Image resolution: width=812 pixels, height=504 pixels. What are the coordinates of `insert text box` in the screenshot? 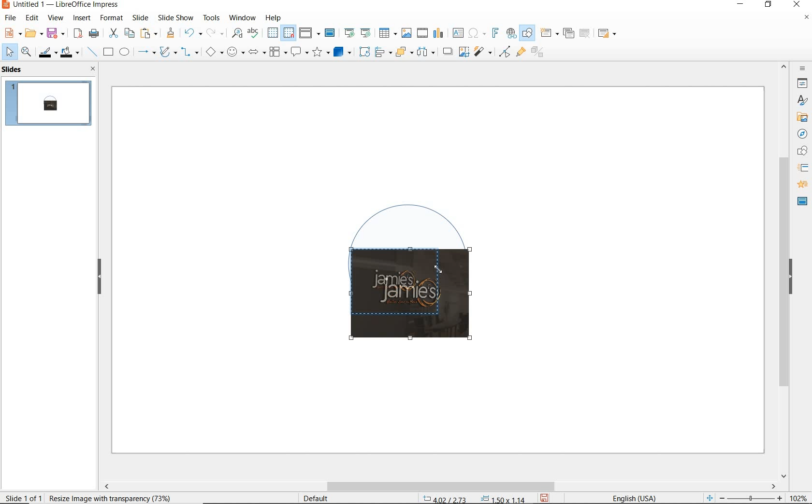 It's located at (458, 33).